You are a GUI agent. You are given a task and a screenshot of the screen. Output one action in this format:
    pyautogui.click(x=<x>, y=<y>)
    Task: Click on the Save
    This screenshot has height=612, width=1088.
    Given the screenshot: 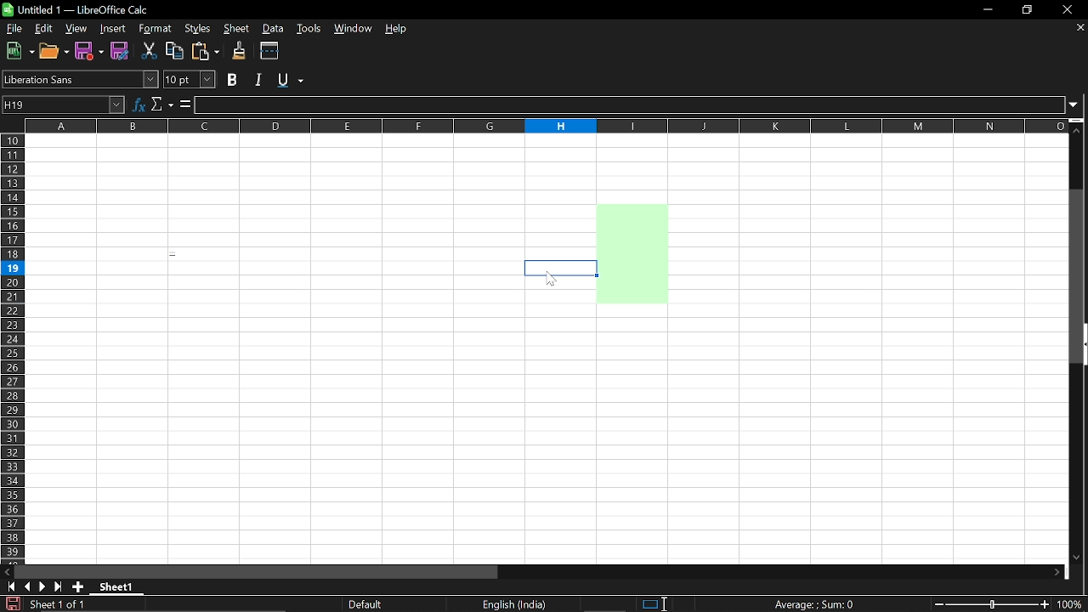 What is the action you would take?
    pyautogui.click(x=10, y=604)
    